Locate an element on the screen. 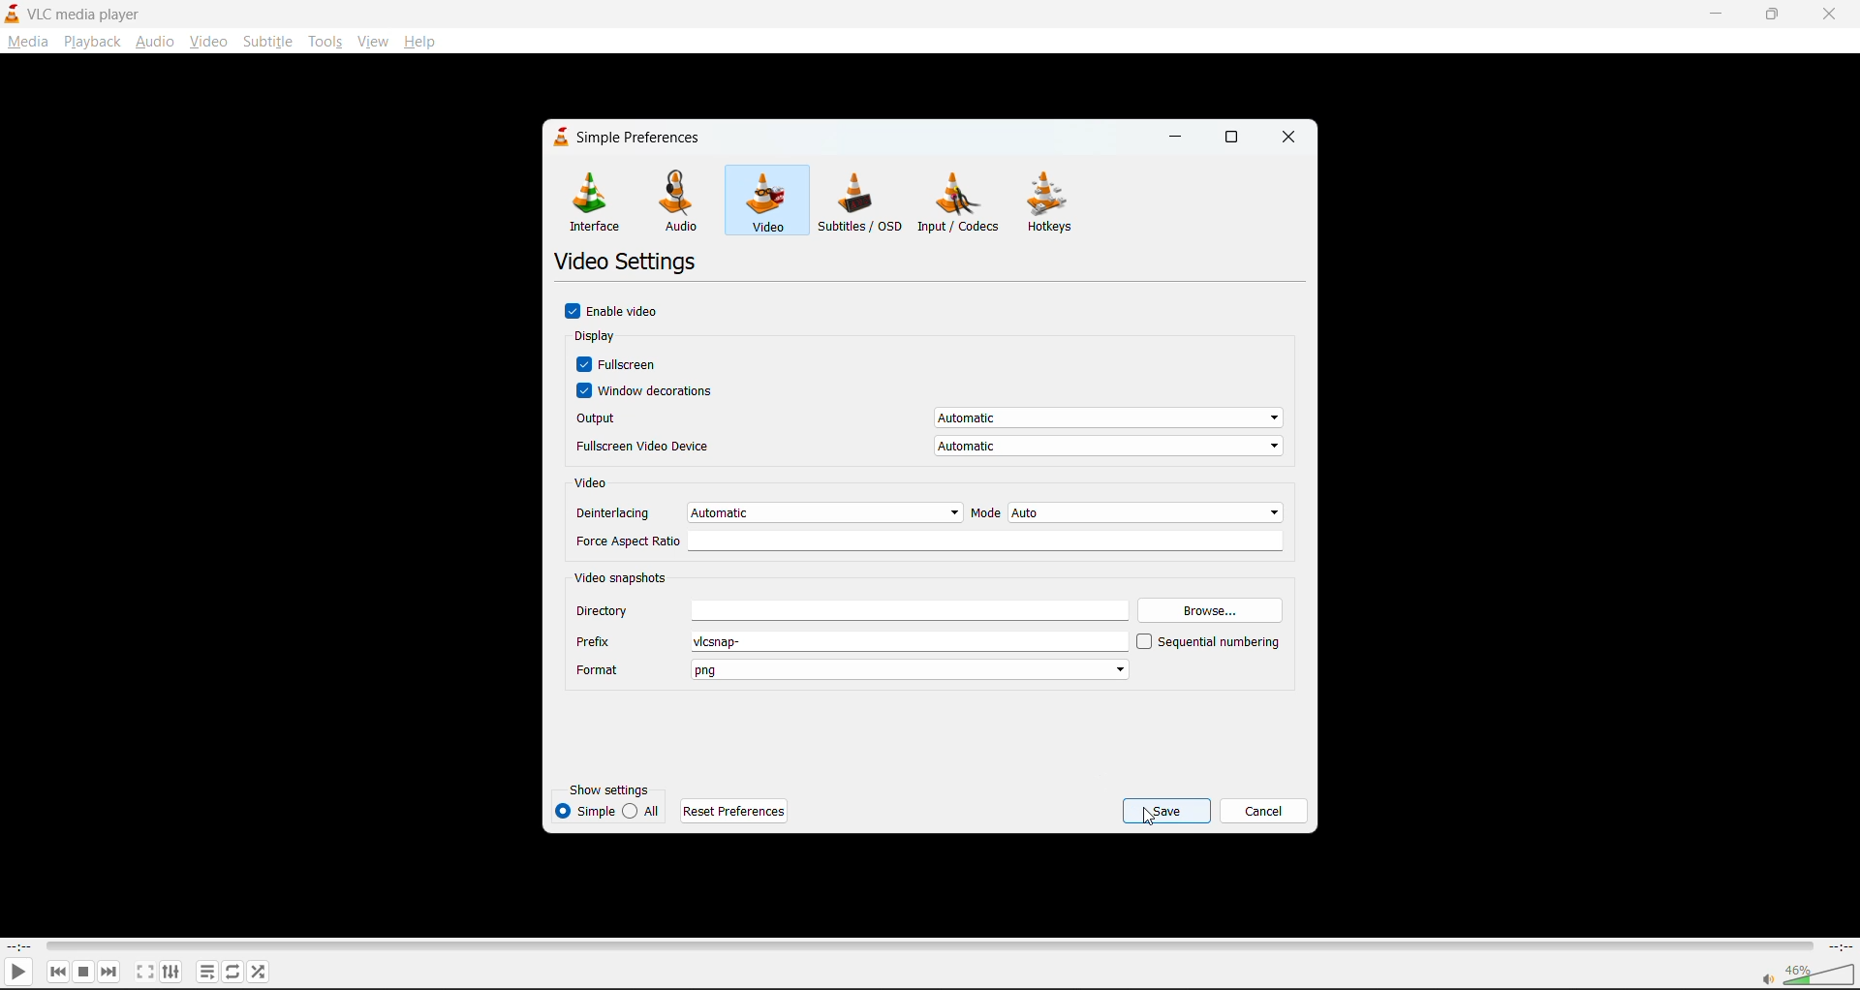  audio is located at coordinates (155, 40).